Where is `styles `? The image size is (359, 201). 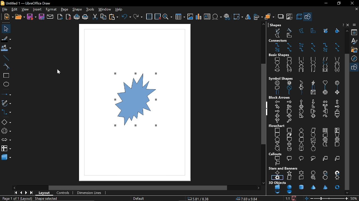 styles  is located at coordinates (355, 41).